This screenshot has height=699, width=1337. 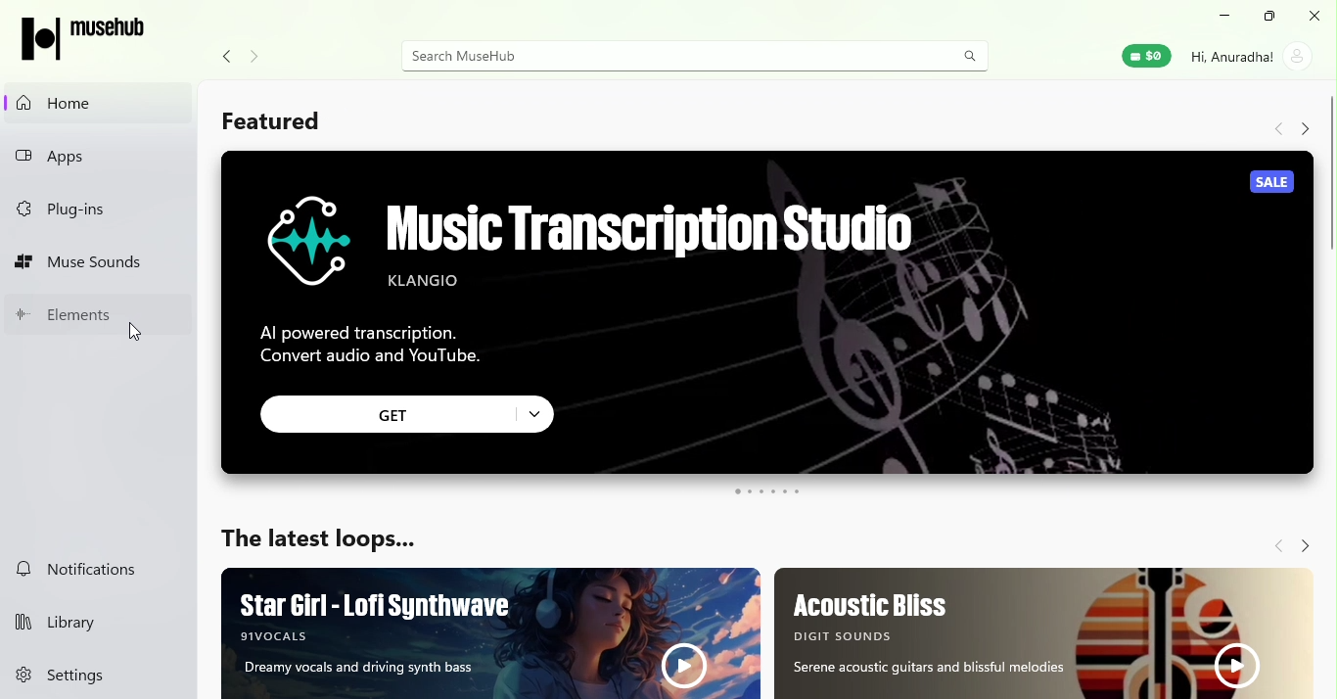 What do you see at coordinates (1274, 548) in the screenshot?
I see `Navigate back` at bounding box center [1274, 548].